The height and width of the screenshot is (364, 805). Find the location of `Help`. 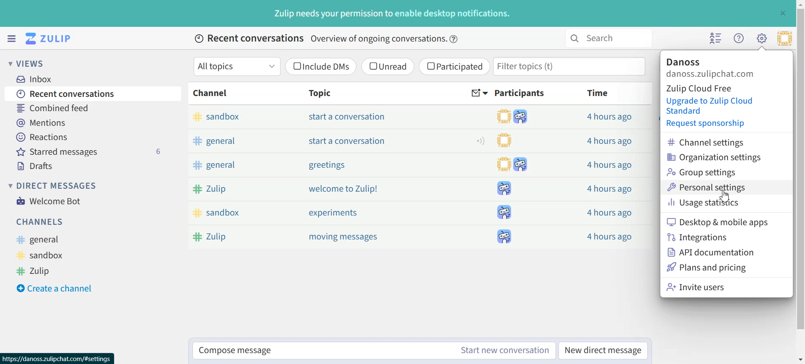

Help is located at coordinates (454, 39).